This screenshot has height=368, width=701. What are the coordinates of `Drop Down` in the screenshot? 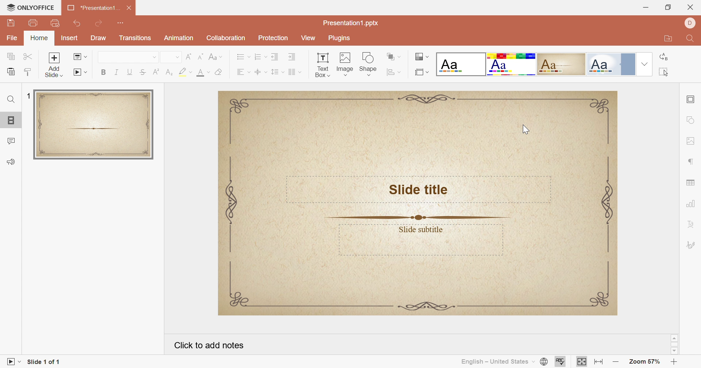 It's located at (534, 360).